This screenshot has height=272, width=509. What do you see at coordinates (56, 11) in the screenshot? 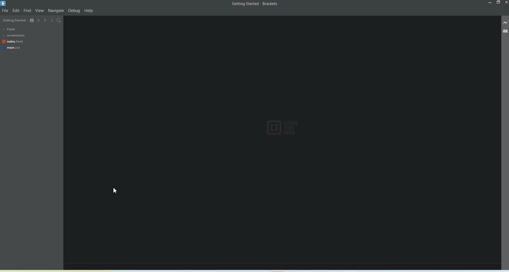
I see `Navigate` at bounding box center [56, 11].